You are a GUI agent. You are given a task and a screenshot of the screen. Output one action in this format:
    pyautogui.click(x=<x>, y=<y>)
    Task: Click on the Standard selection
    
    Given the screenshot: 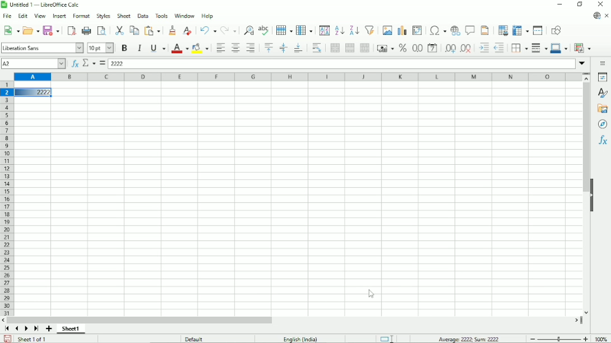 What is the action you would take?
    pyautogui.click(x=386, y=338)
    